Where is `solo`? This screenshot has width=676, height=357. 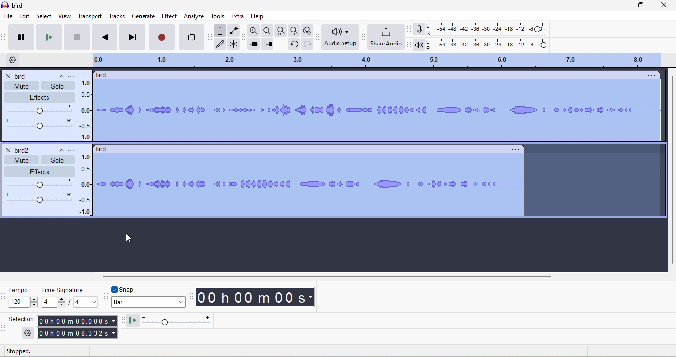
solo is located at coordinates (58, 159).